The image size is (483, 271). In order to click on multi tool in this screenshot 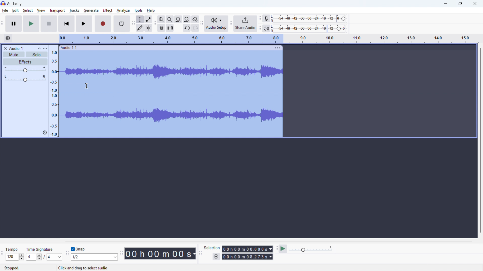, I will do `click(148, 28)`.